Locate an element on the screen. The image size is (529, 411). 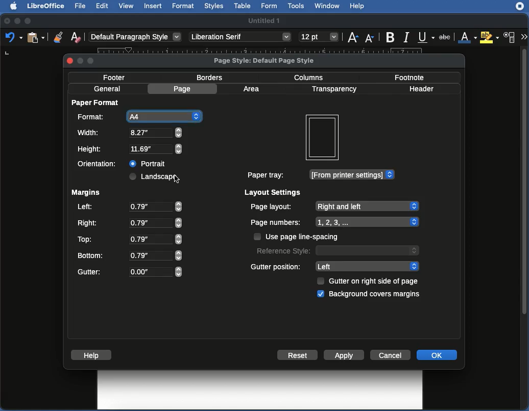
Orientation  is located at coordinates (98, 165).